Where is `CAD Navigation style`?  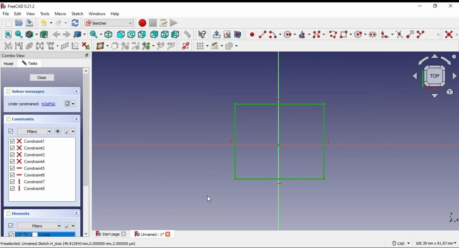
CAD Navigation style is located at coordinates (401, 243).